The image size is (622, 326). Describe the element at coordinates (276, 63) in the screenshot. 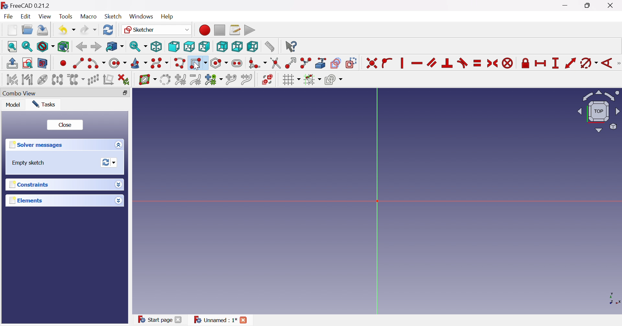

I see `Trim edge` at that location.